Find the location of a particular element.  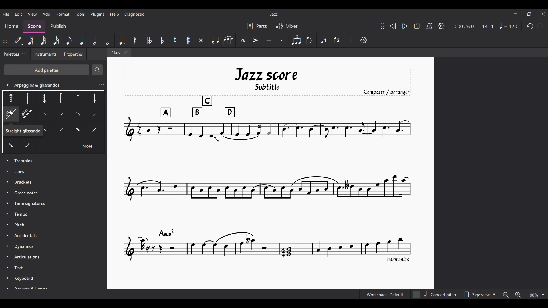

Quarter note is located at coordinates (82, 40).